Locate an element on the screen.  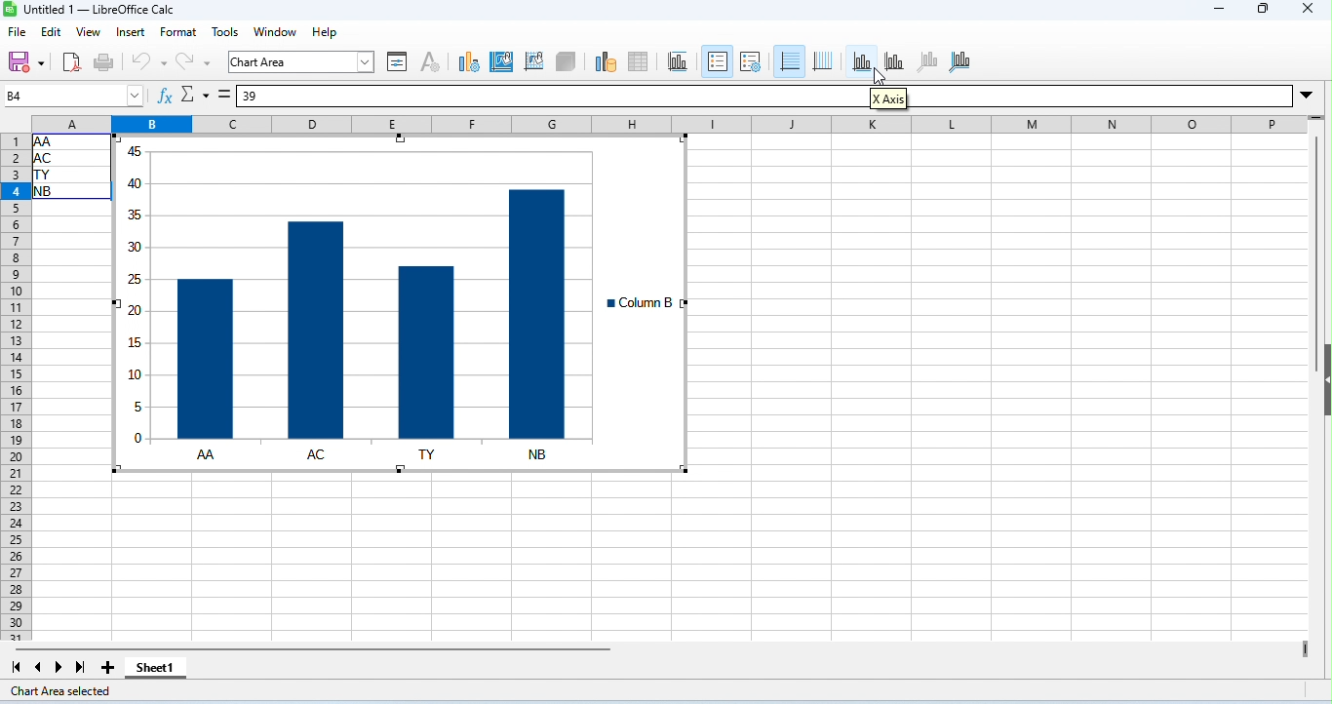
vertical grids is located at coordinates (828, 59).